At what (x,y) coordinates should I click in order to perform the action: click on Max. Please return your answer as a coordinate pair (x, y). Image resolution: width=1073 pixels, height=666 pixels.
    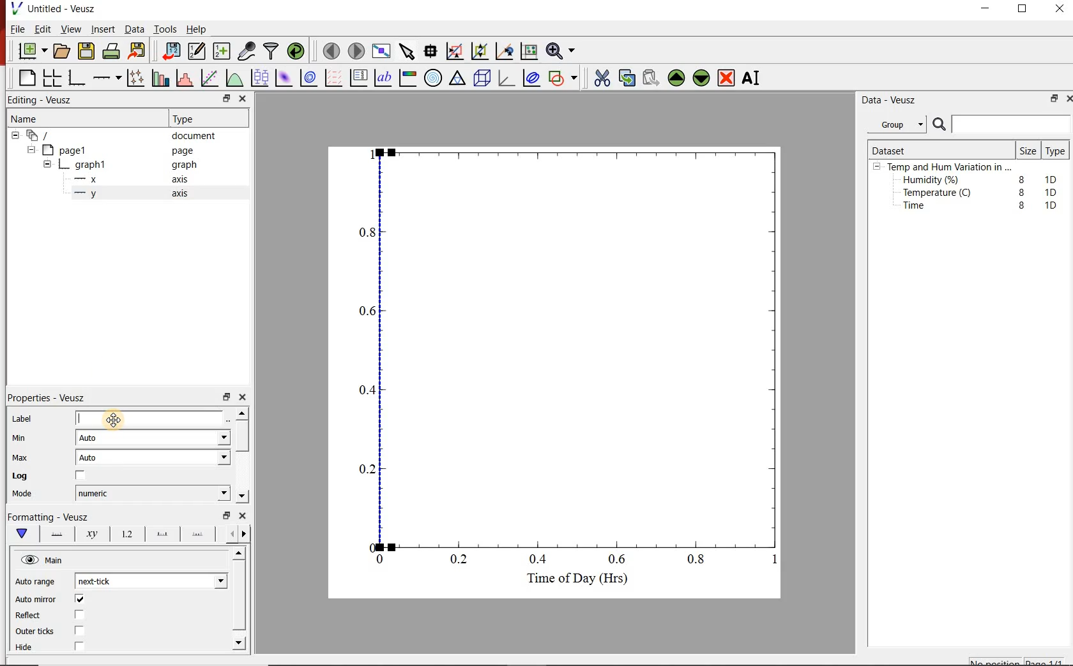
    Looking at the image, I should click on (27, 457).